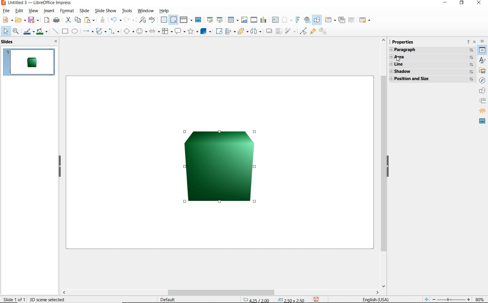 The width and height of the screenshot is (488, 303). What do you see at coordinates (33, 21) in the screenshot?
I see `save` at bounding box center [33, 21].